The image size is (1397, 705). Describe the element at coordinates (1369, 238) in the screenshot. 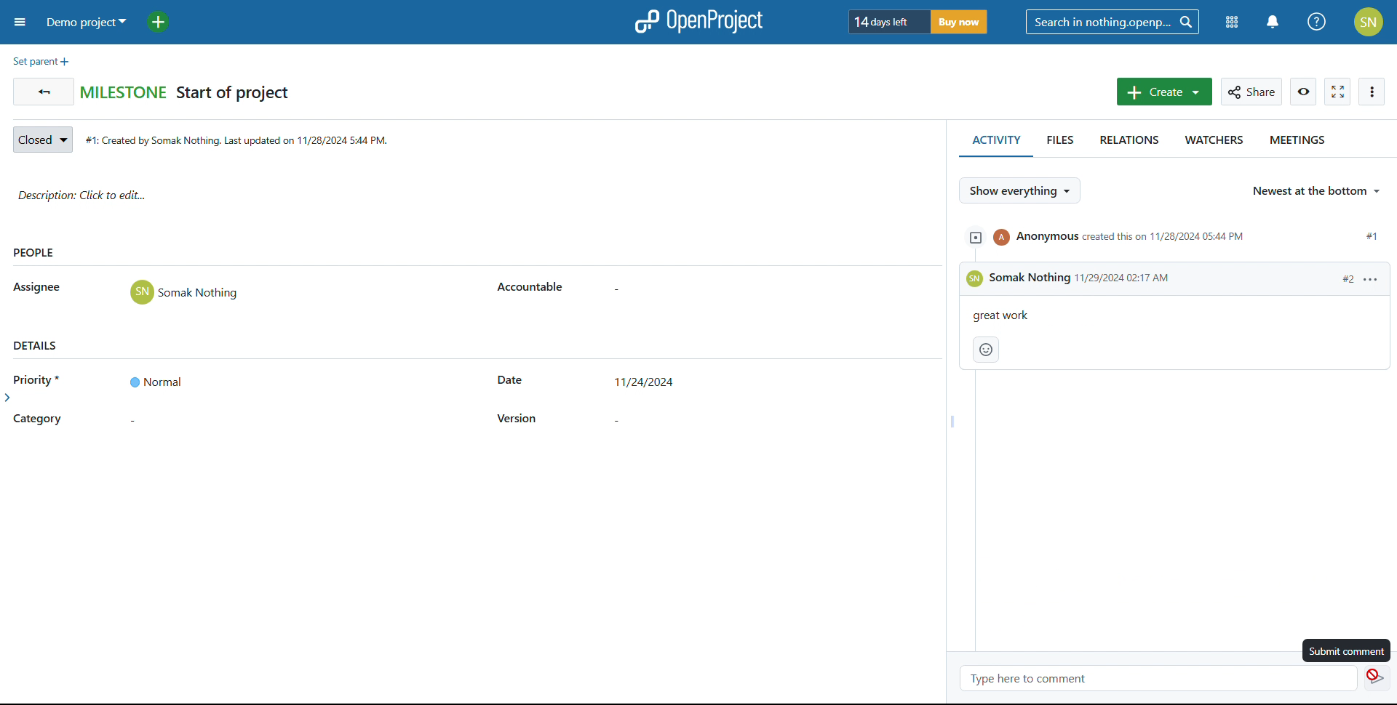

I see `#1` at that location.